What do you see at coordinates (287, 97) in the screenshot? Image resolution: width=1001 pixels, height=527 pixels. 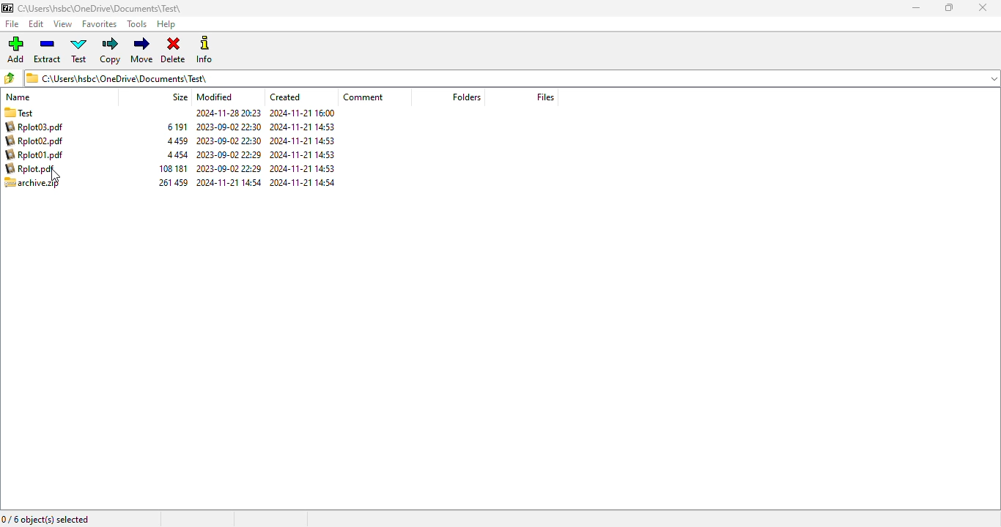 I see `created` at bounding box center [287, 97].